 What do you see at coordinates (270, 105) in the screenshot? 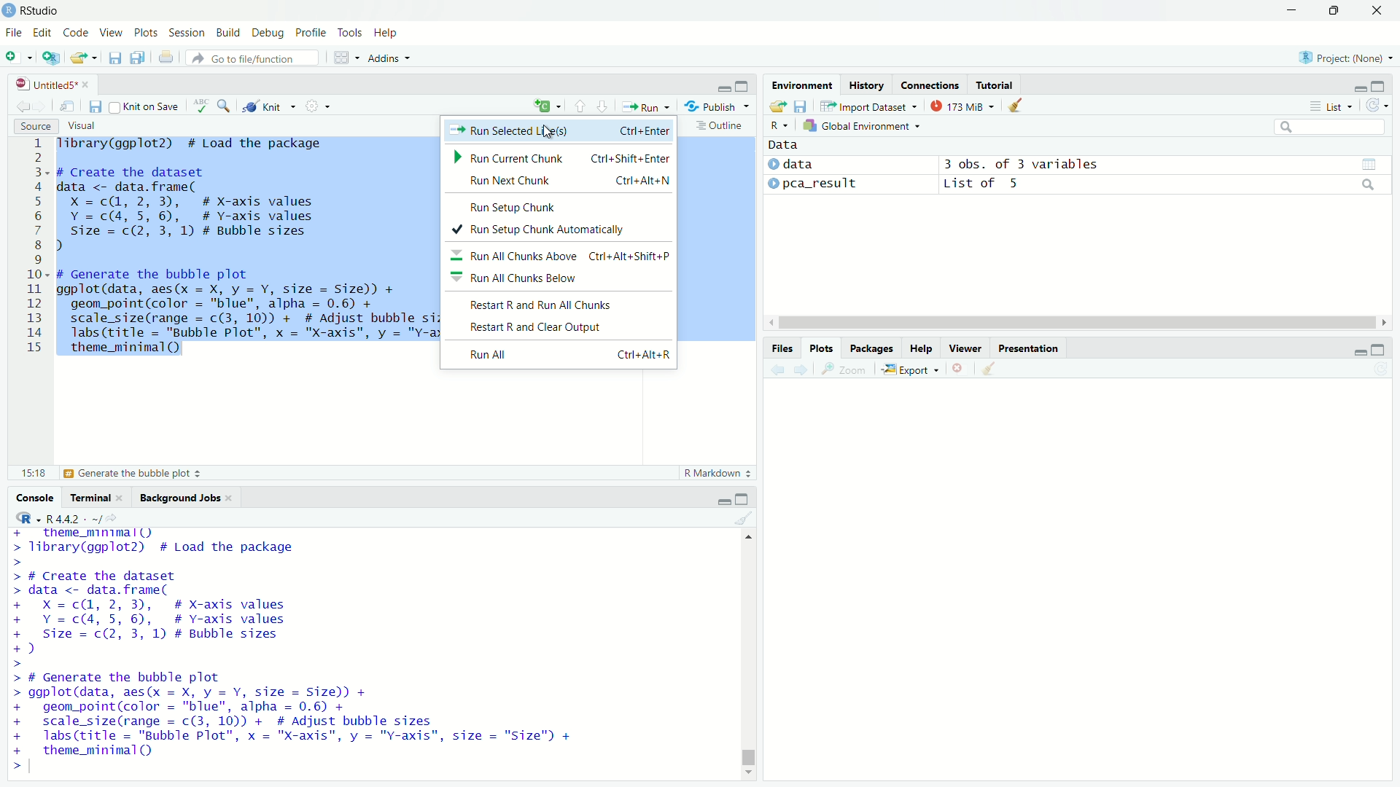
I see `knit` at bounding box center [270, 105].